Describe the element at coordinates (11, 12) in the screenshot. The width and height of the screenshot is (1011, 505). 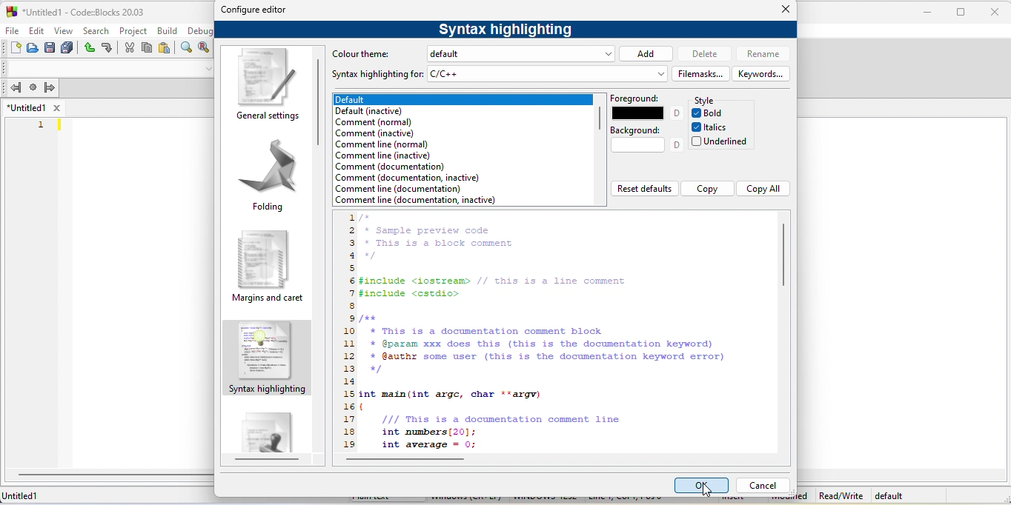
I see `logo` at that location.